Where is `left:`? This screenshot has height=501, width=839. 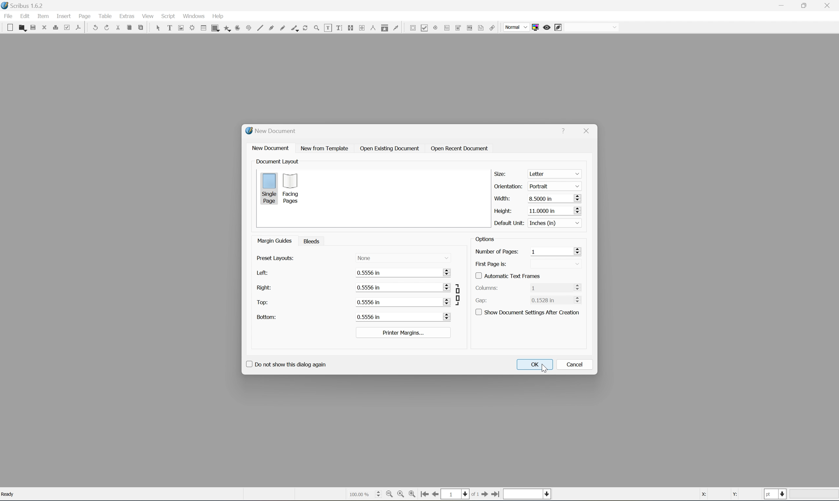
left: is located at coordinates (264, 274).